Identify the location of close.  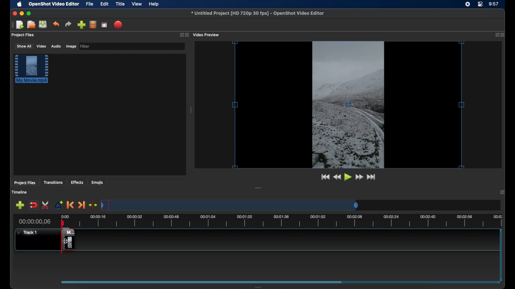
(503, 35).